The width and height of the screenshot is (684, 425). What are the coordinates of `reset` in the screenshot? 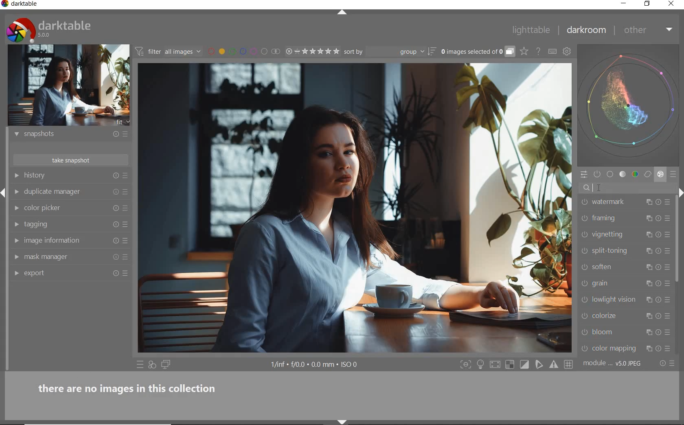 It's located at (114, 135).